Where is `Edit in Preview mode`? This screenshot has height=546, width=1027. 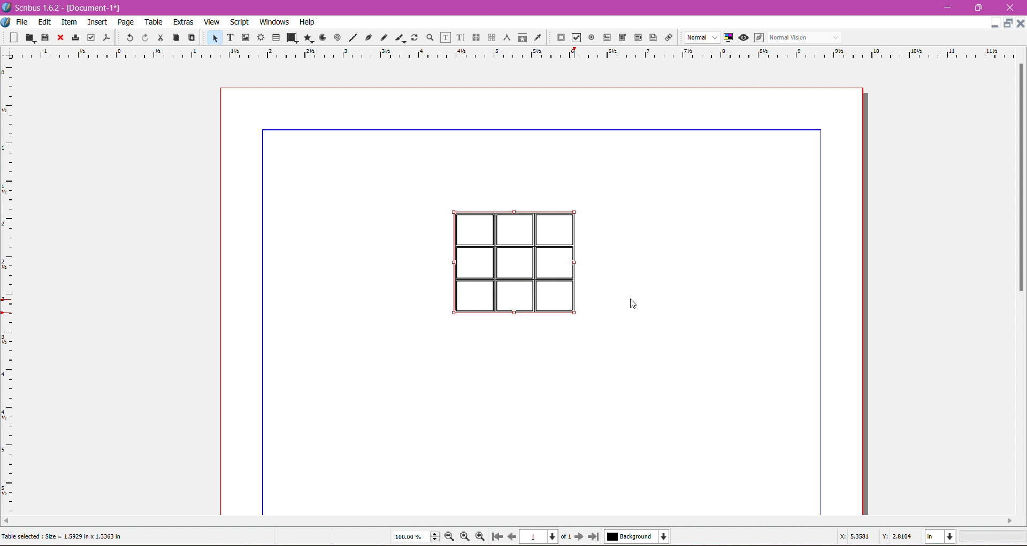
Edit in Preview mode is located at coordinates (758, 37).